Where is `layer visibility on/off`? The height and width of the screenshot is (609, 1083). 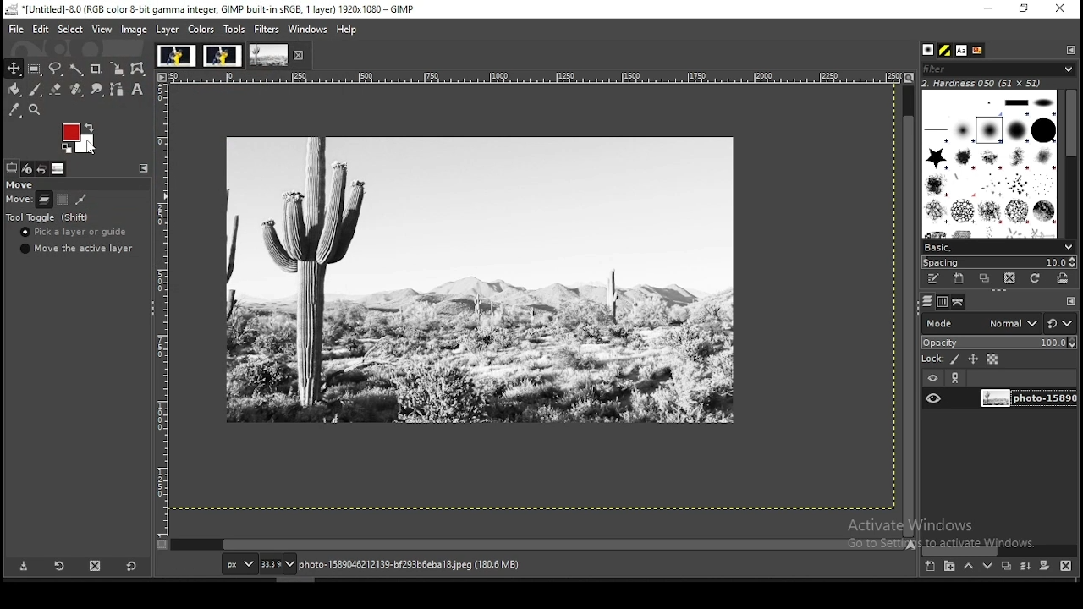
layer visibility on/off is located at coordinates (933, 399).